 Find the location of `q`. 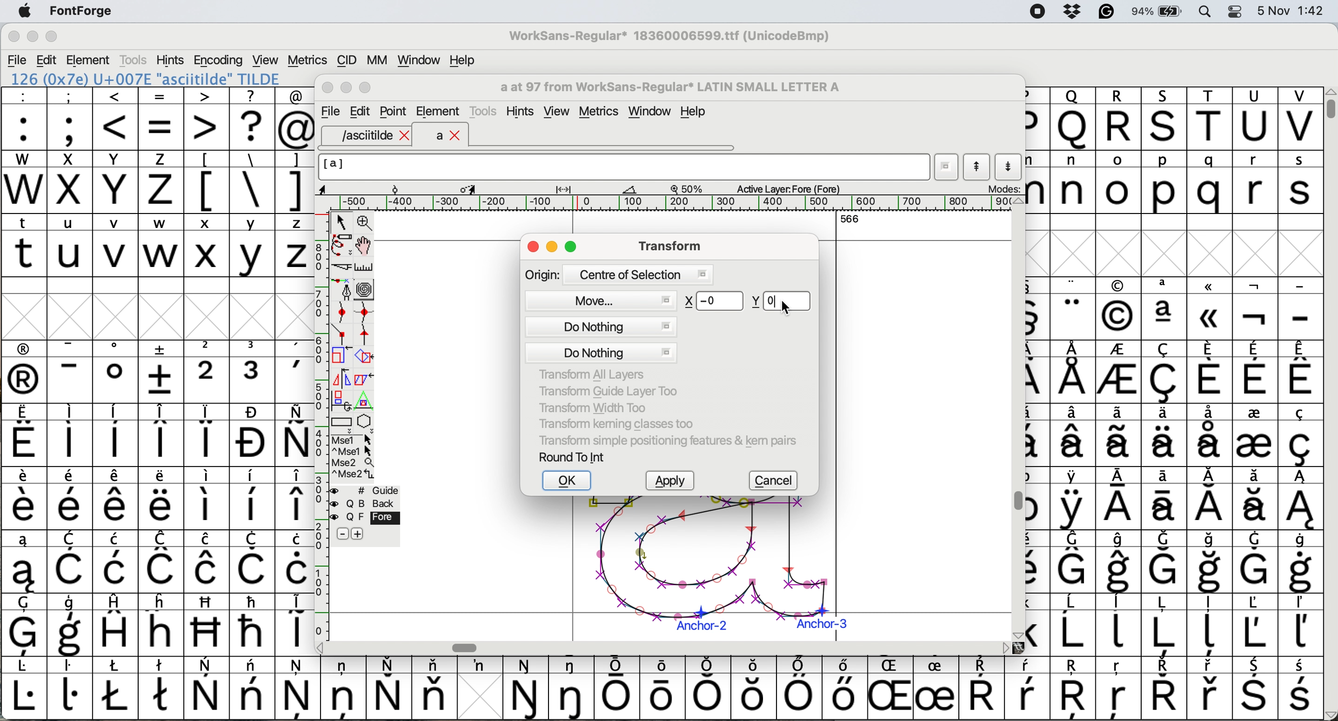

q is located at coordinates (1212, 183).